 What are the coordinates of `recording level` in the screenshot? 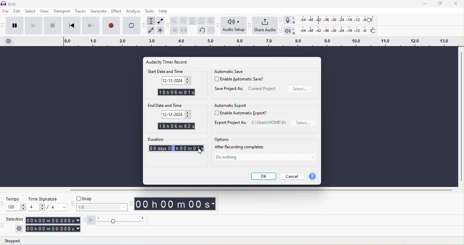 It's located at (337, 20).